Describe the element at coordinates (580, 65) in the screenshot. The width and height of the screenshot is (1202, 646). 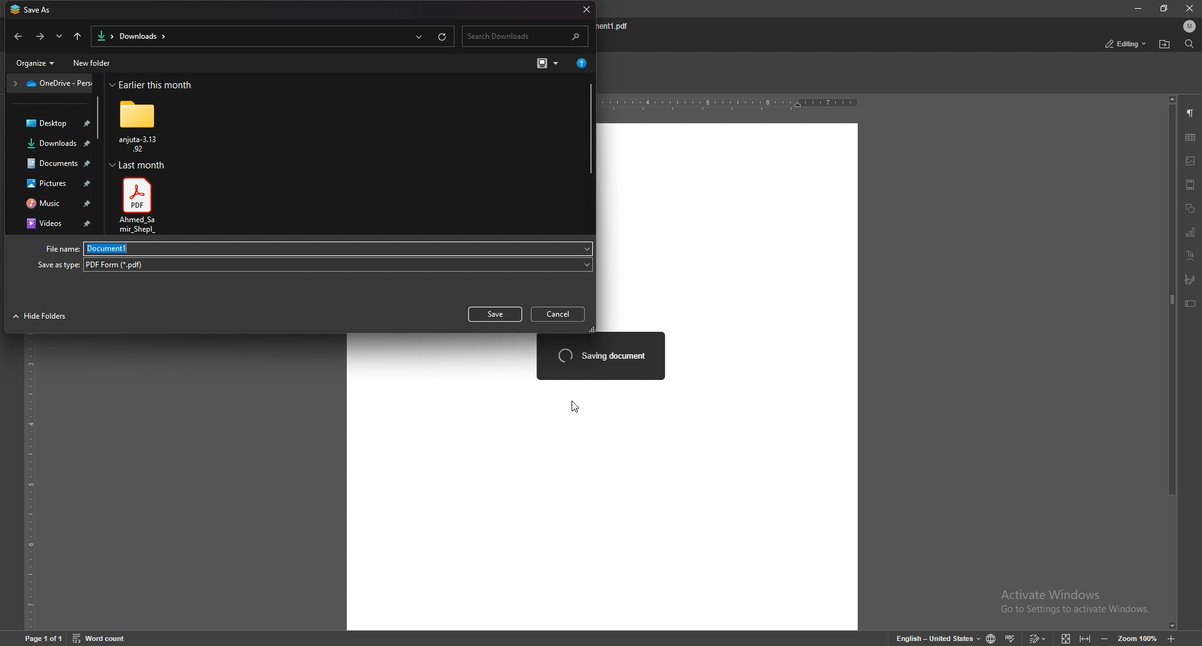
I see `help` at that location.